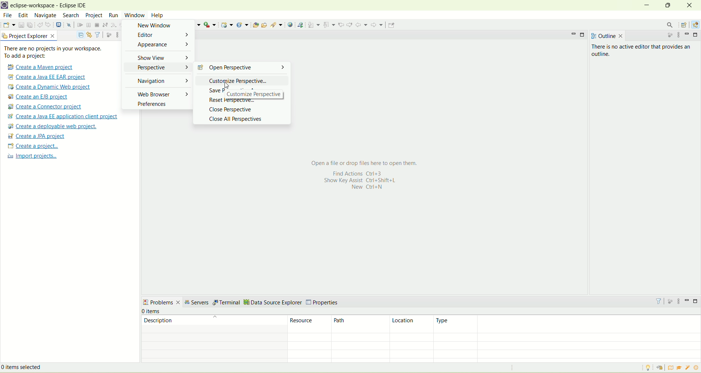 The height and width of the screenshot is (373, 701). Describe the element at coordinates (391, 26) in the screenshot. I see `pin editor` at that location.